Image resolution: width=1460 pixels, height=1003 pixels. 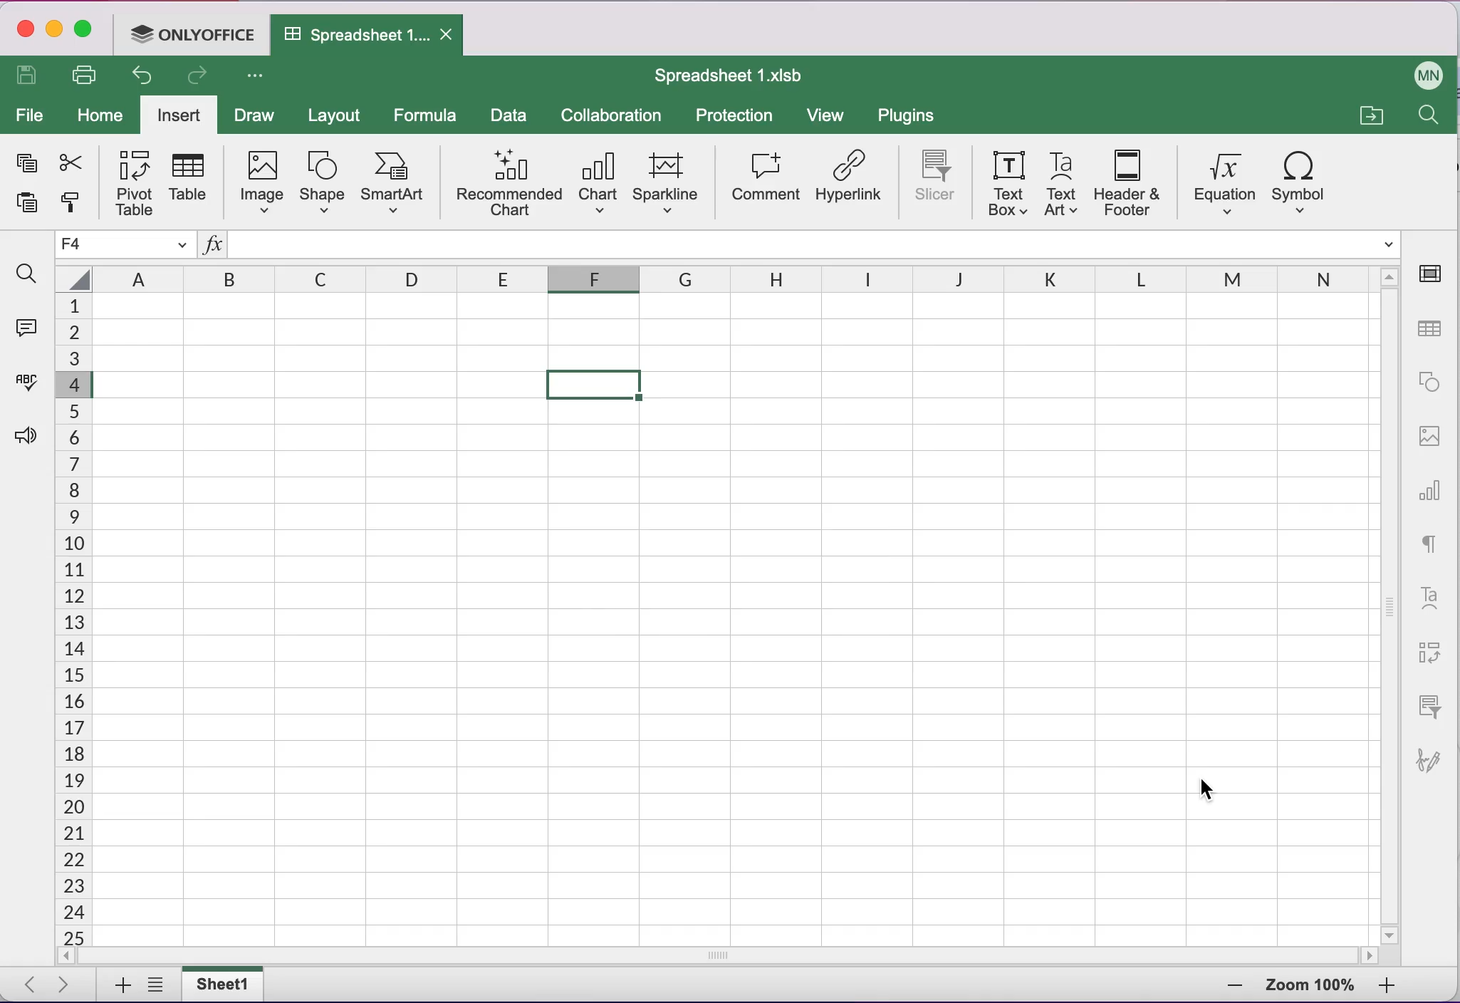 What do you see at coordinates (1310, 985) in the screenshot?
I see `zoom percentage` at bounding box center [1310, 985].